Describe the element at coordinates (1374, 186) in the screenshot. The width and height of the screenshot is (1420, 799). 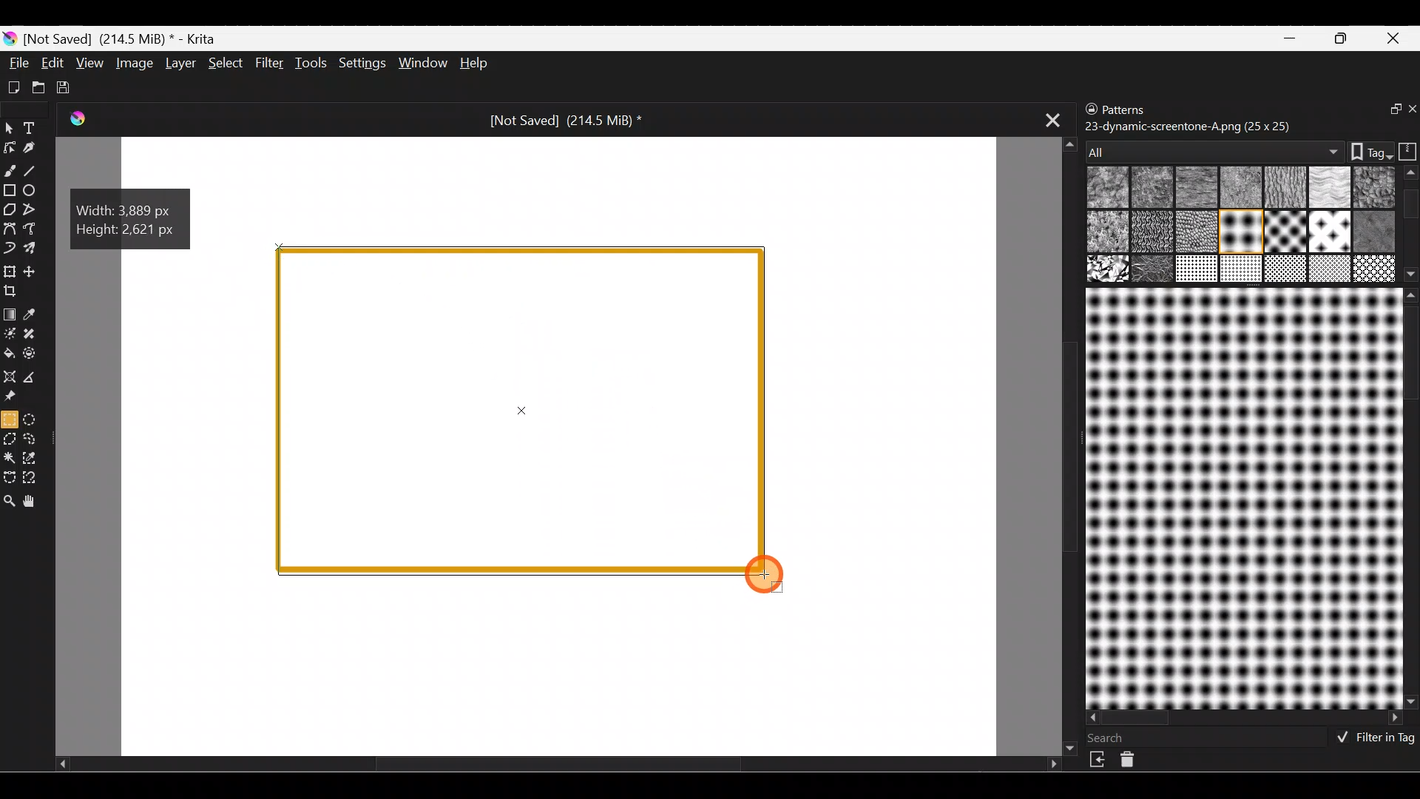
I see `06 Hard-grain.png` at that location.